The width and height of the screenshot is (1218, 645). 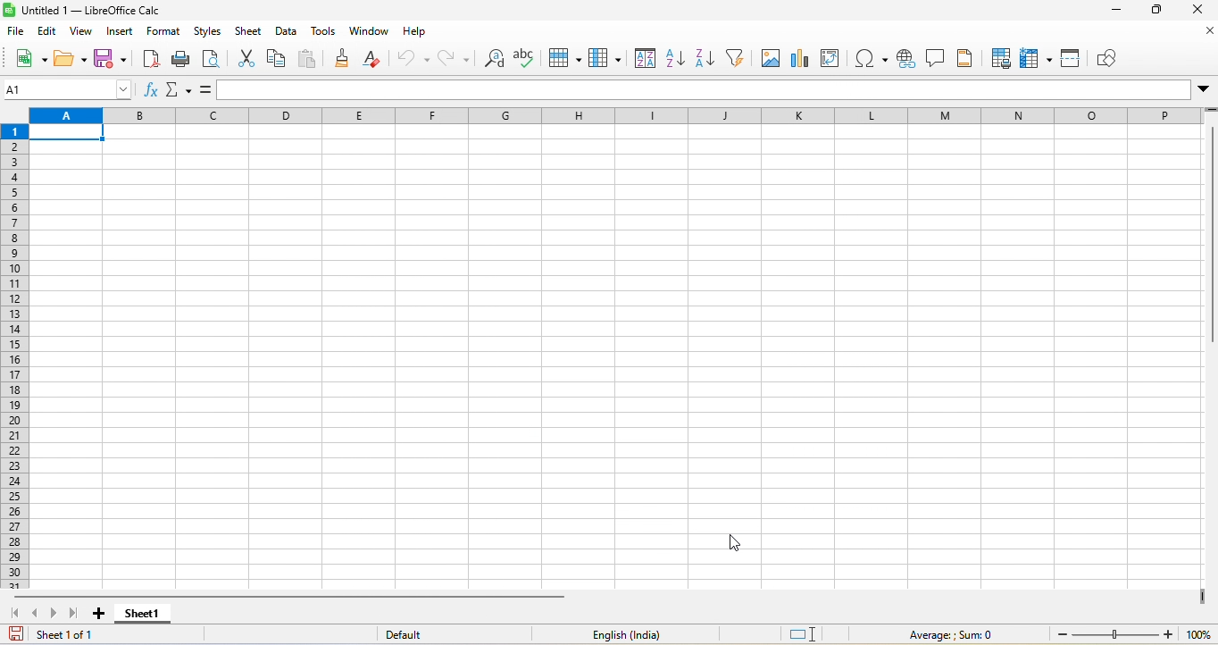 What do you see at coordinates (206, 88) in the screenshot?
I see `formula` at bounding box center [206, 88].